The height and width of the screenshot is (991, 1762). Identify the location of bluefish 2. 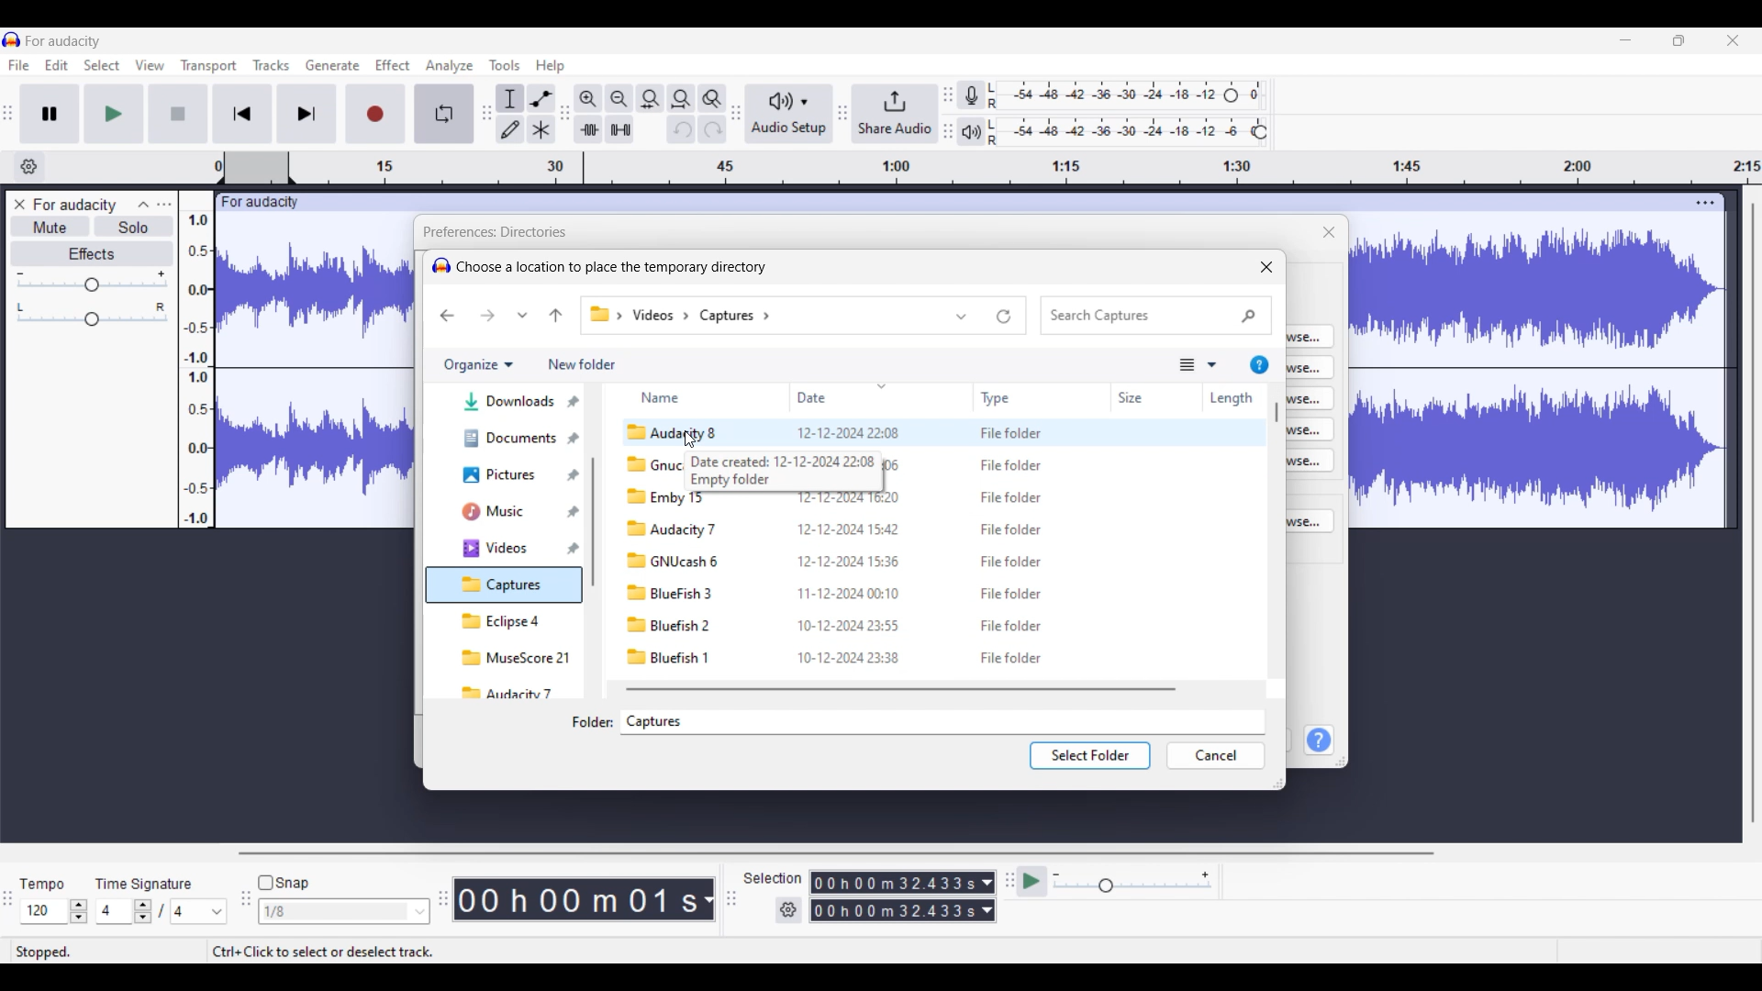
(671, 625).